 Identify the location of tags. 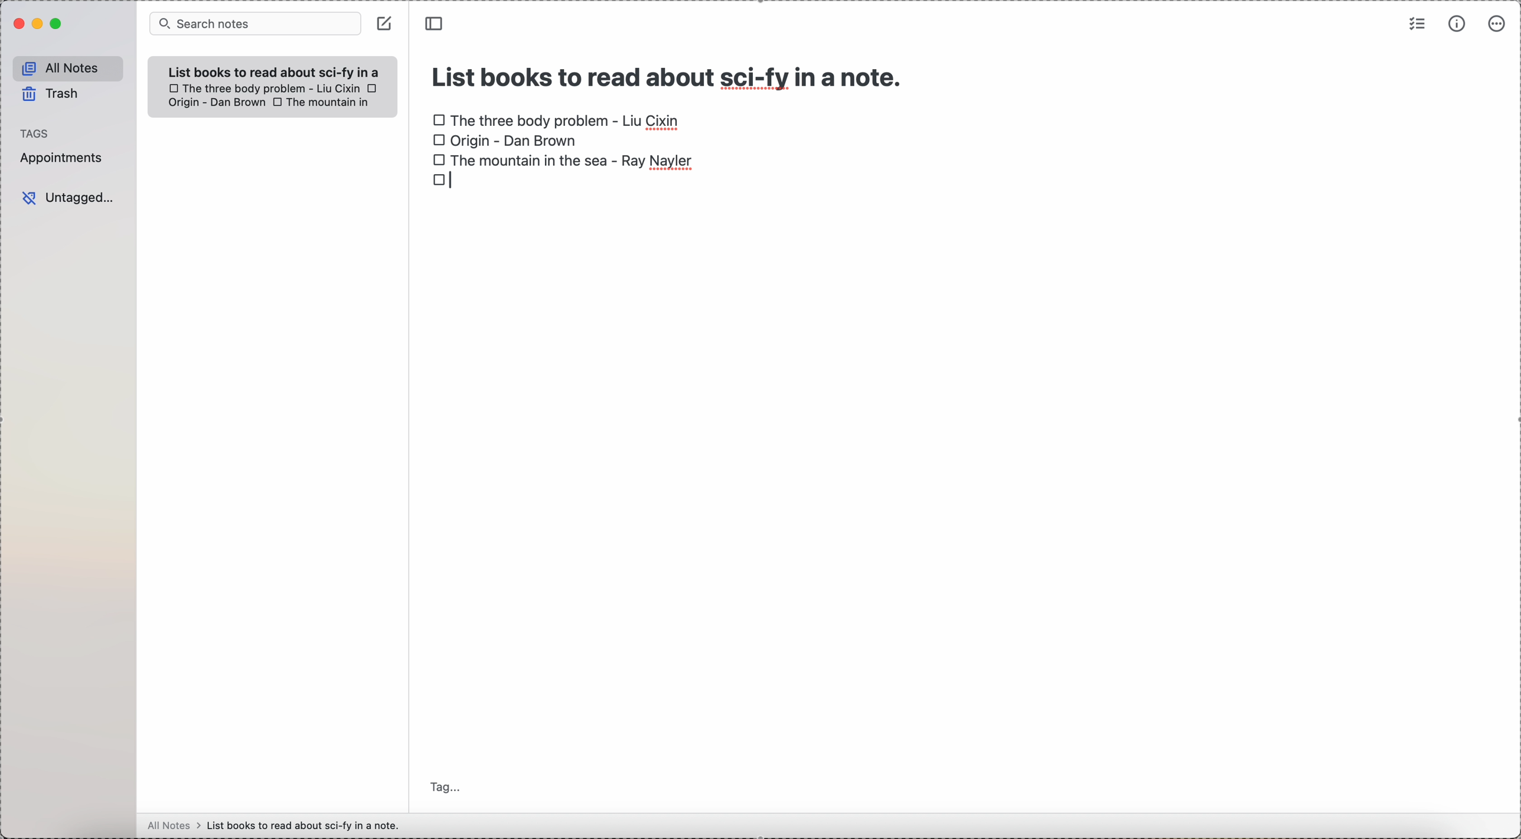
(36, 132).